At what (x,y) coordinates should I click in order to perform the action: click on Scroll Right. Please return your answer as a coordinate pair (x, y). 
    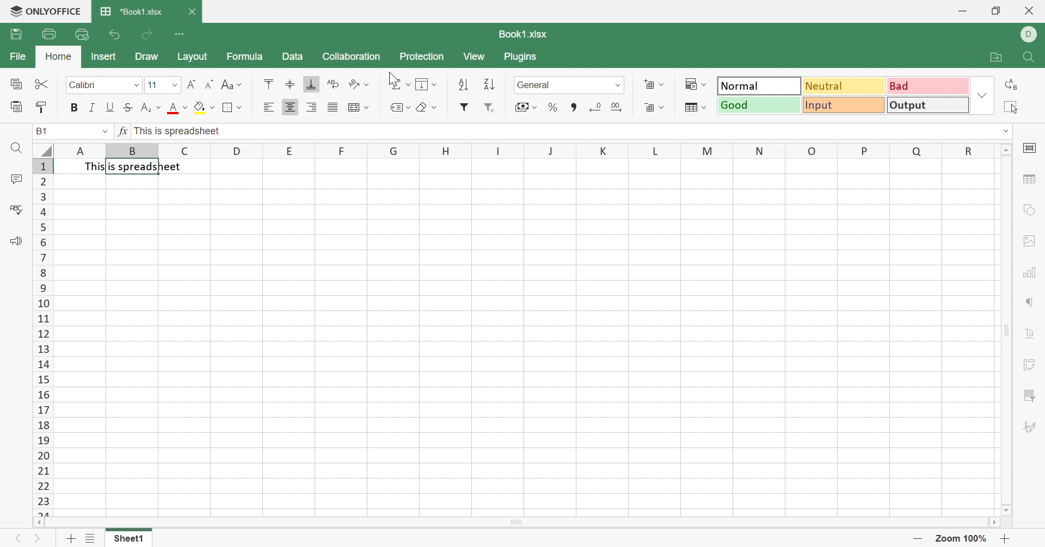
    Looking at the image, I should click on (995, 522).